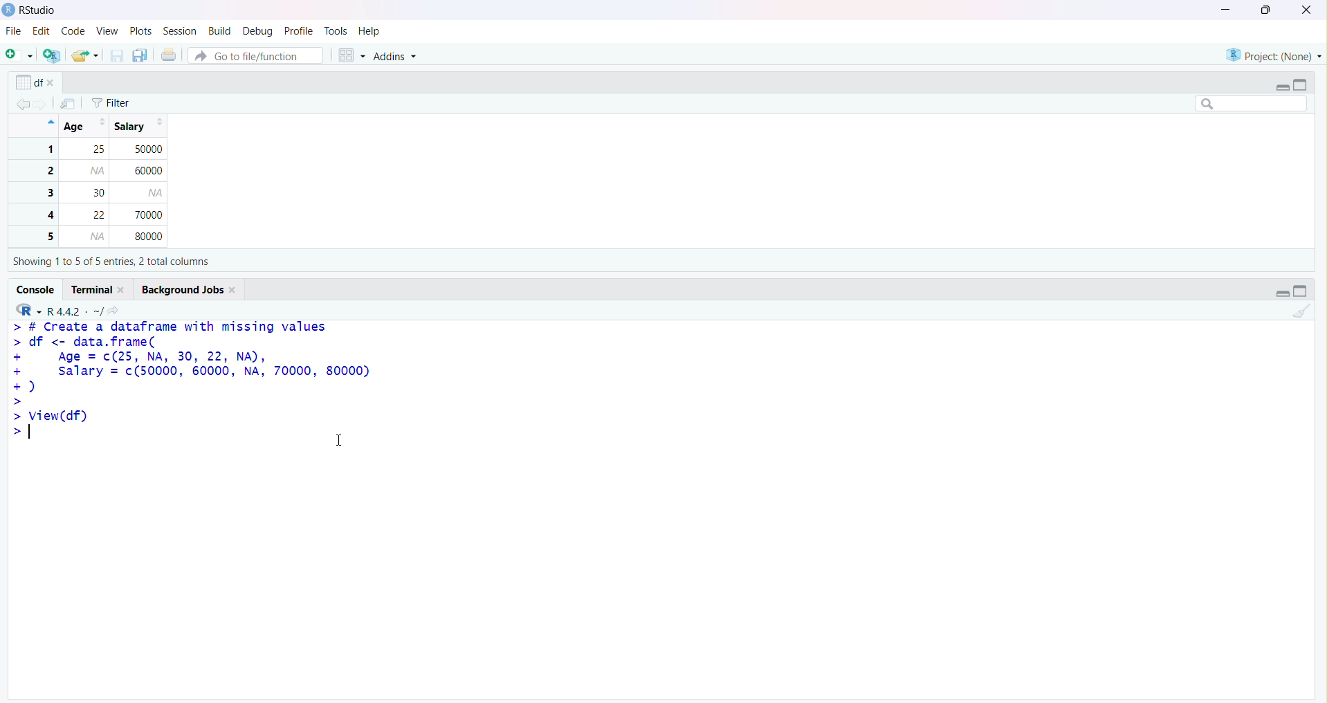 This screenshot has height=703, width=1327. I want to click on Terminal, so click(100, 289).